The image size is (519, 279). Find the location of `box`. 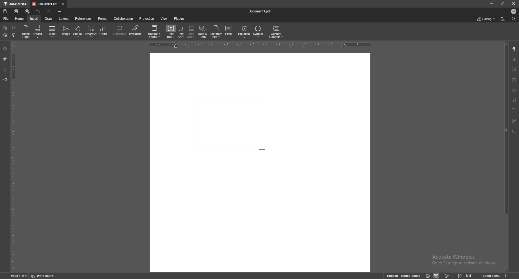

box is located at coordinates (227, 123).